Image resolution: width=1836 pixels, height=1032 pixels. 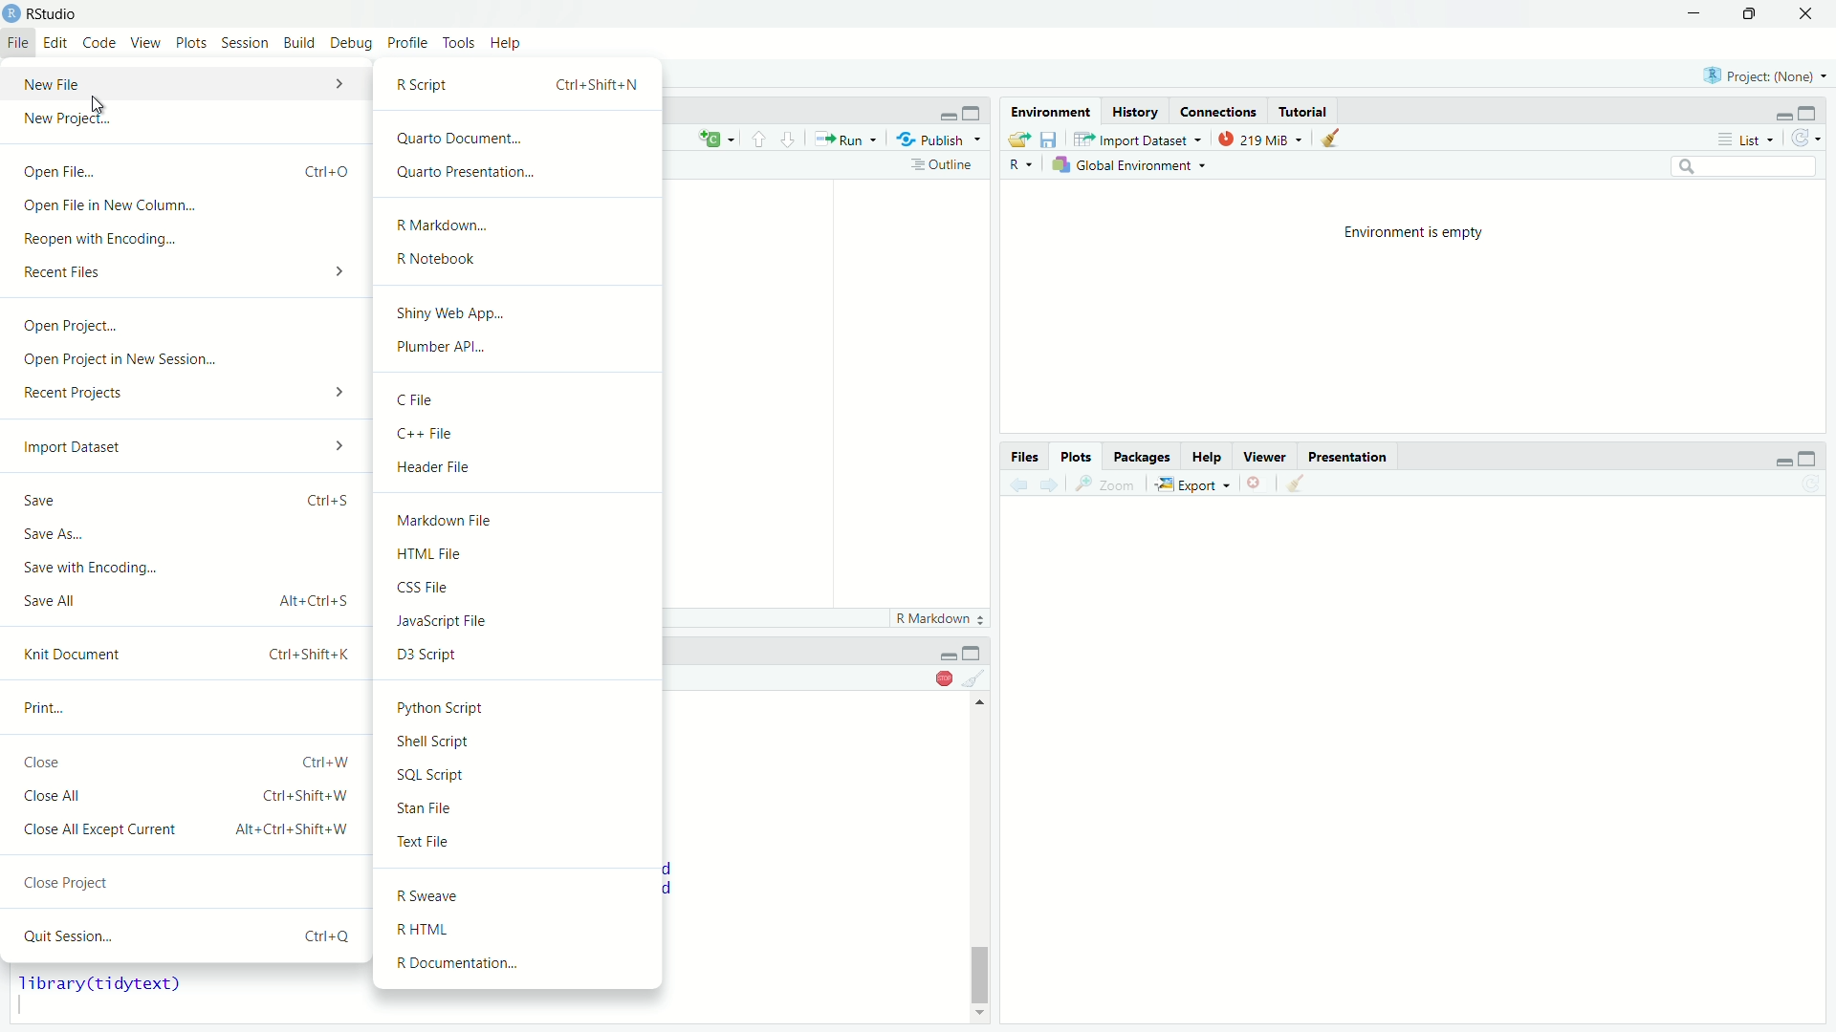 I want to click on load workspace, so click(x=1021, y=140).